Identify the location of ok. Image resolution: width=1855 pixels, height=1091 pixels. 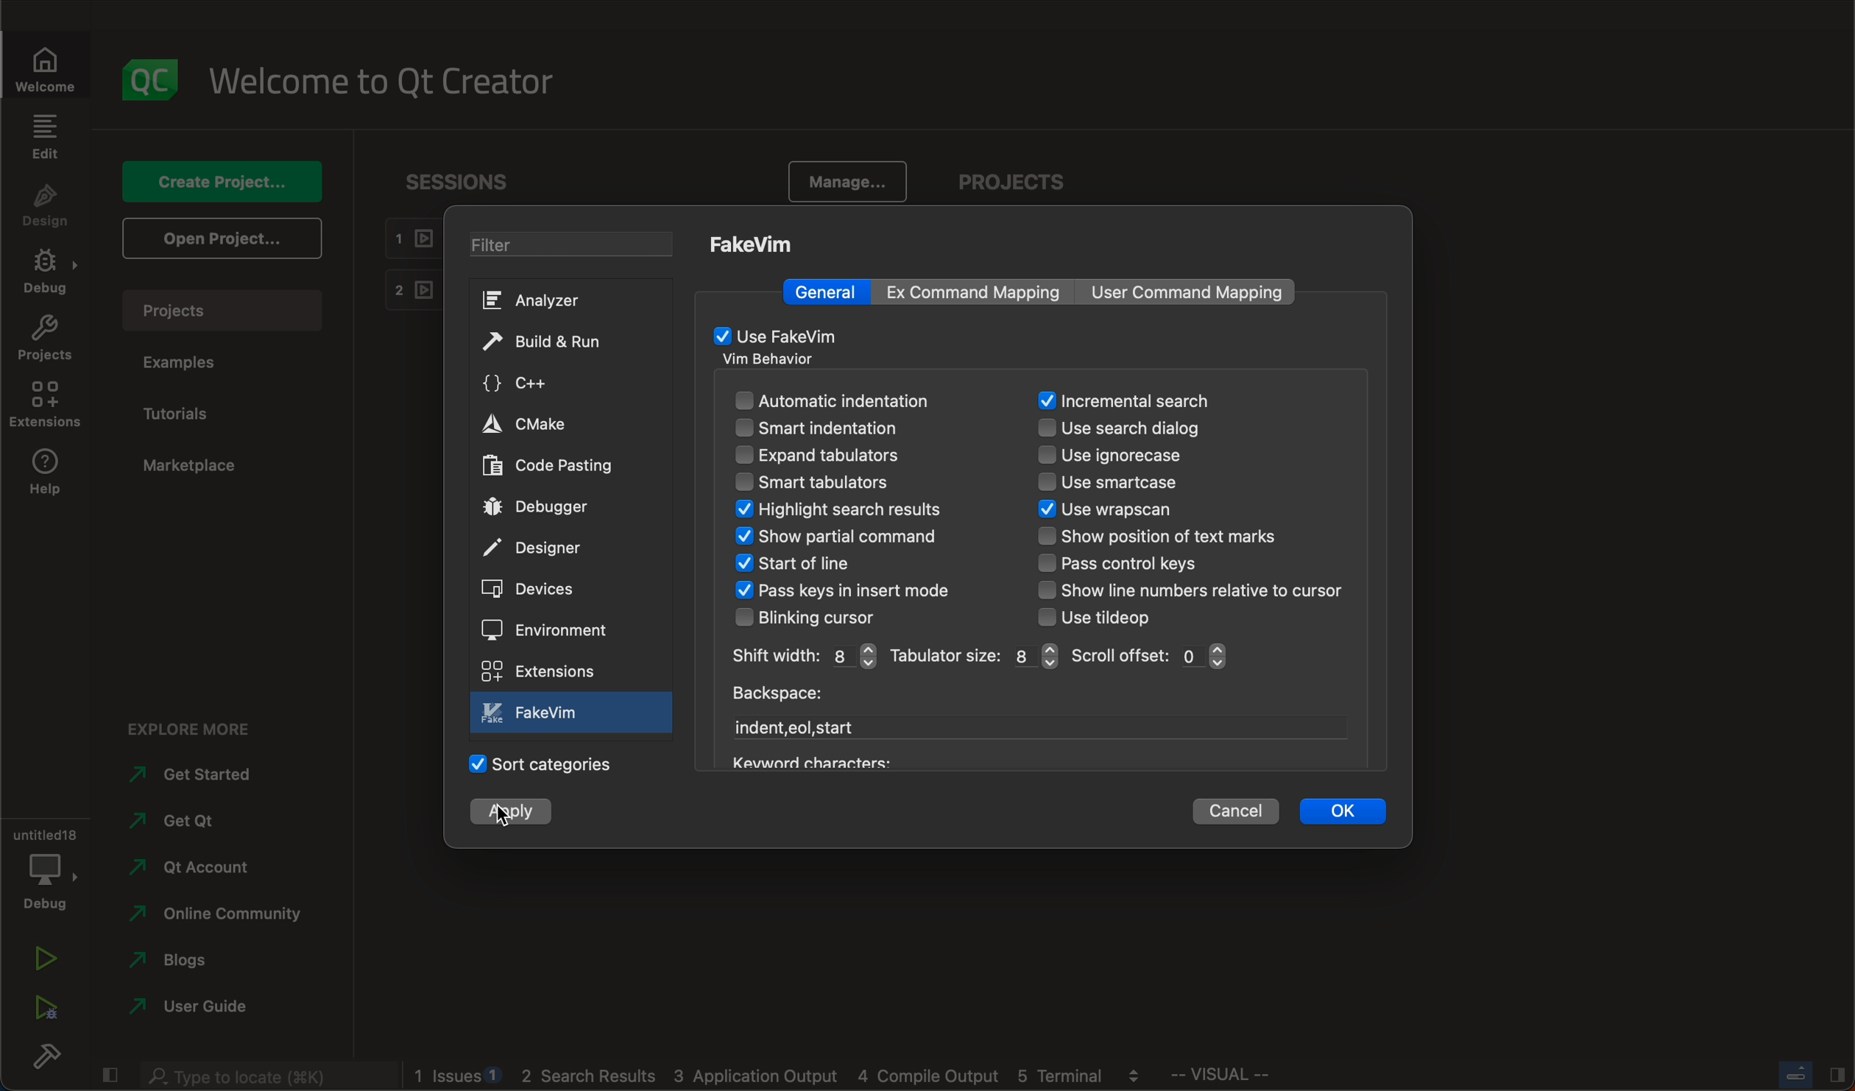
(1343, 813).